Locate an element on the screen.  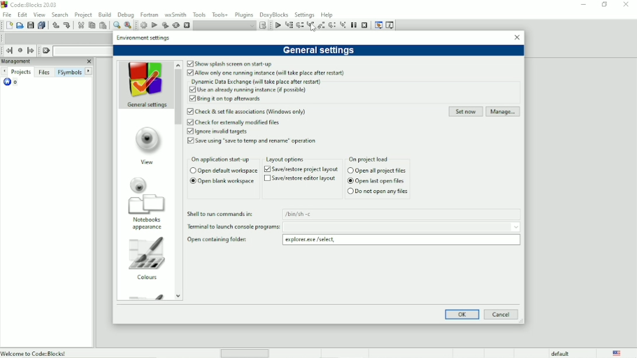
Various info is located at coordinates (390, 24).